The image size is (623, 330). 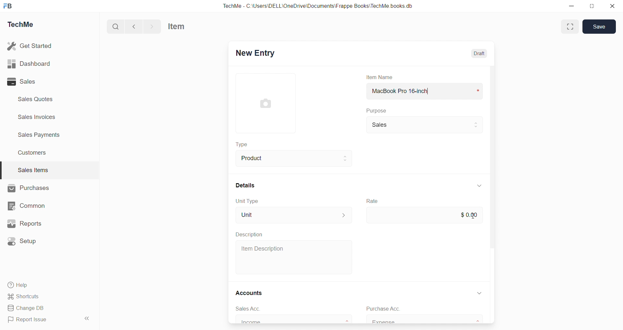 What do you see at coordinates (152, 26) in the screenshot?
I see `forward` at bounding box center [152, 26].